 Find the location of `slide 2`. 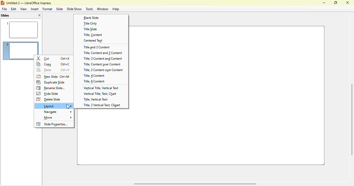

slide 2 is located at coordinates (21, 48).